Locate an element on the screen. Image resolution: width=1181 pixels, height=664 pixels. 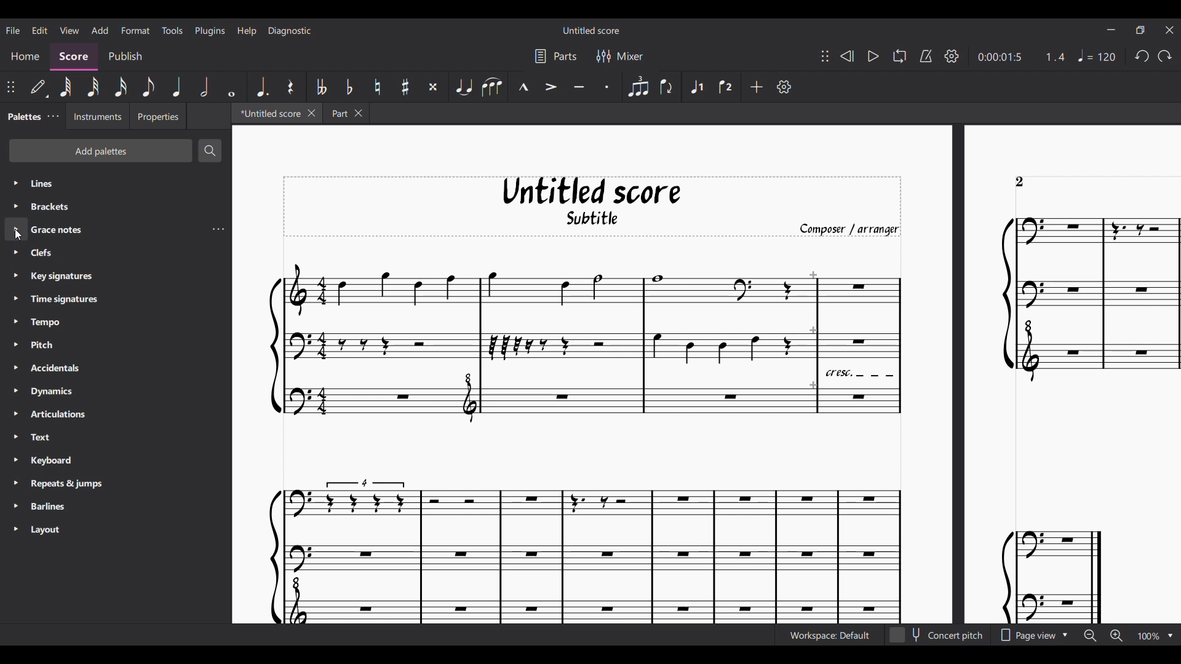
Change position of toolbar attached is located at coordinates (824, 56).